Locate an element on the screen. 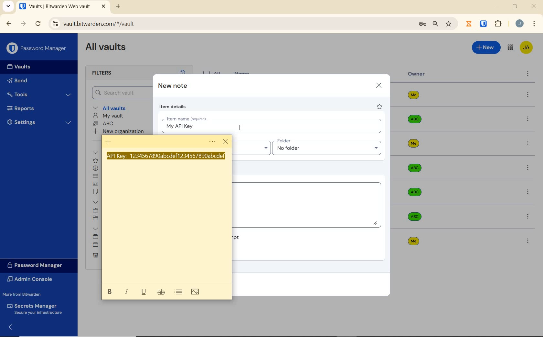 The height and width of the screenshot is (337, 543). Input folder name is located at coordinates (328, 147).